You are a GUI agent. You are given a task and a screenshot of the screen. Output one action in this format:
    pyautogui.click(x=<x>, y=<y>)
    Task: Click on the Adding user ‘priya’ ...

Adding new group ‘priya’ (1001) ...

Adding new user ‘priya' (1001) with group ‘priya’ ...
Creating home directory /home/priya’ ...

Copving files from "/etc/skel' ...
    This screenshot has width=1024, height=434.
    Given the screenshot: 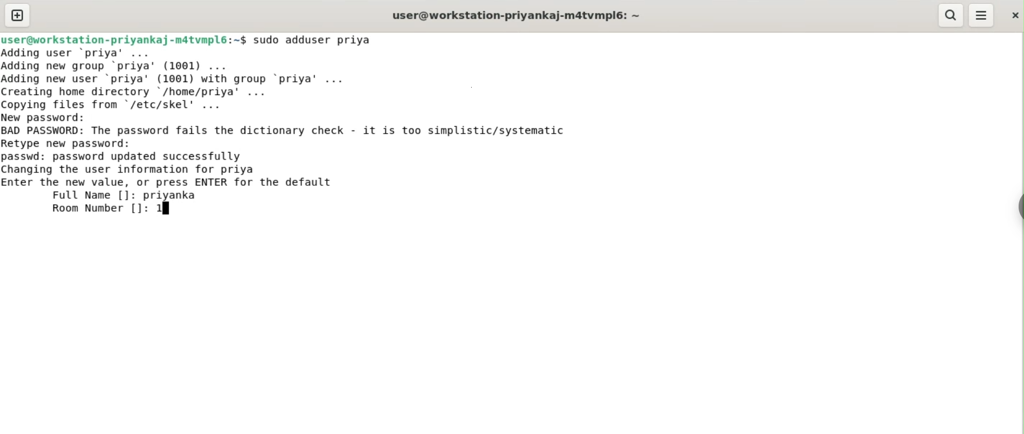 What is the action you would take?
    pyautogui.click(x=208, y=78)
    